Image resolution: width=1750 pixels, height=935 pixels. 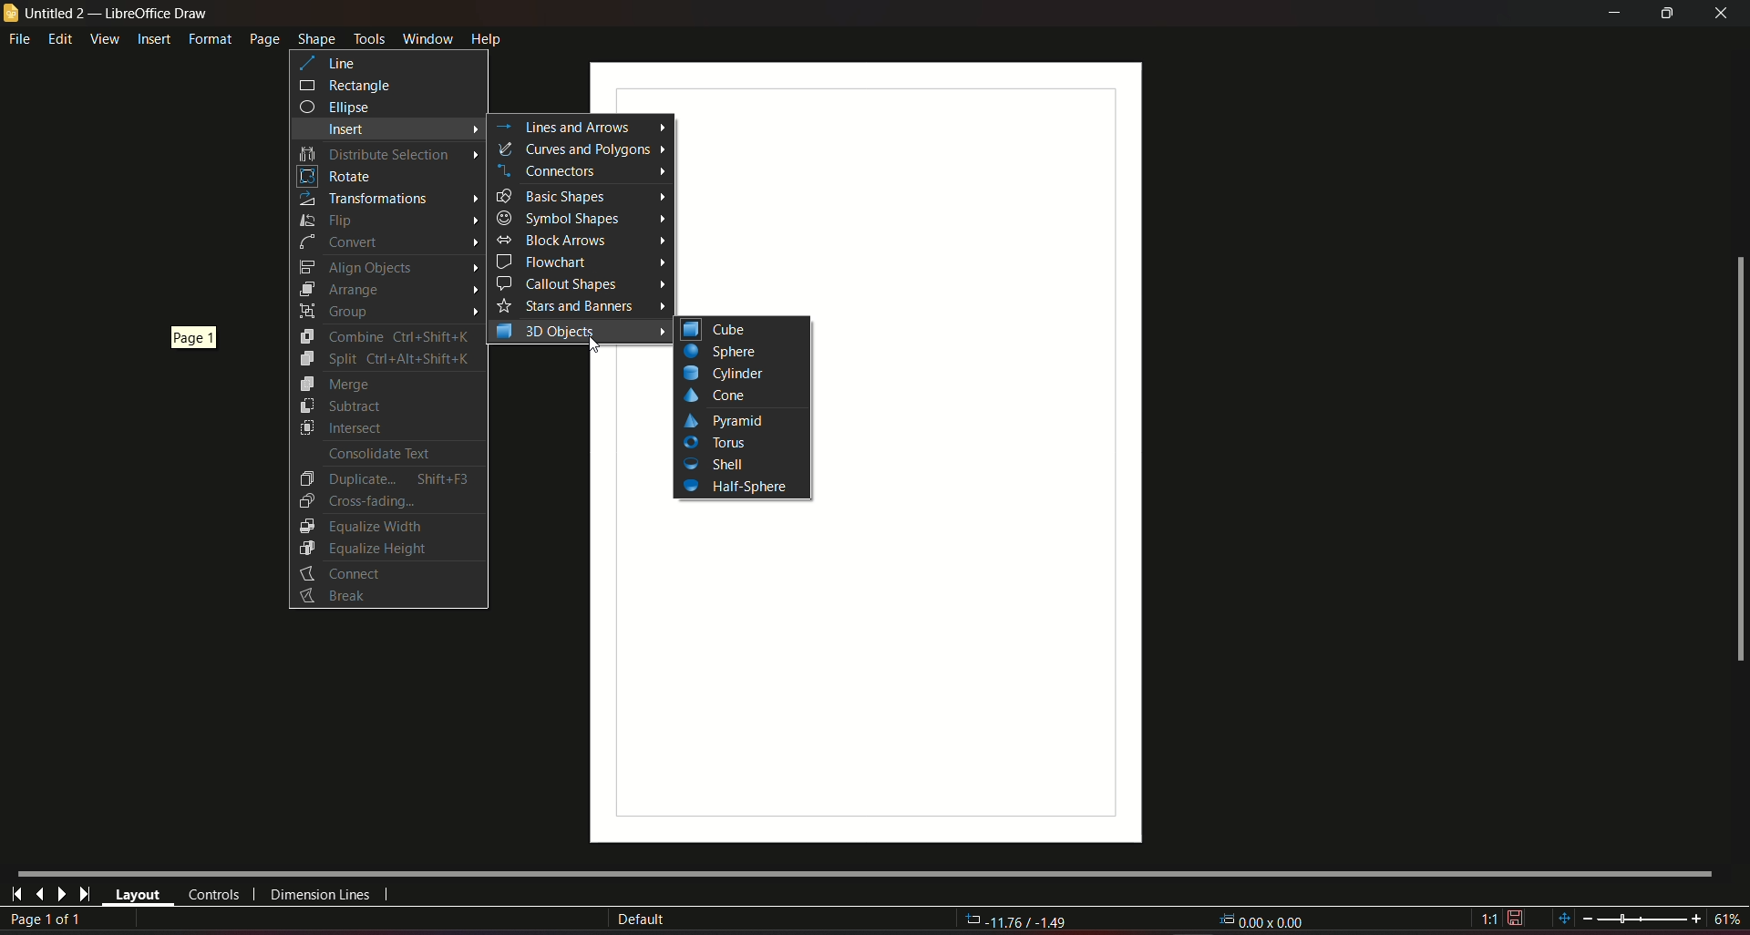 I want to click on insert, so click(x=349, y=128).